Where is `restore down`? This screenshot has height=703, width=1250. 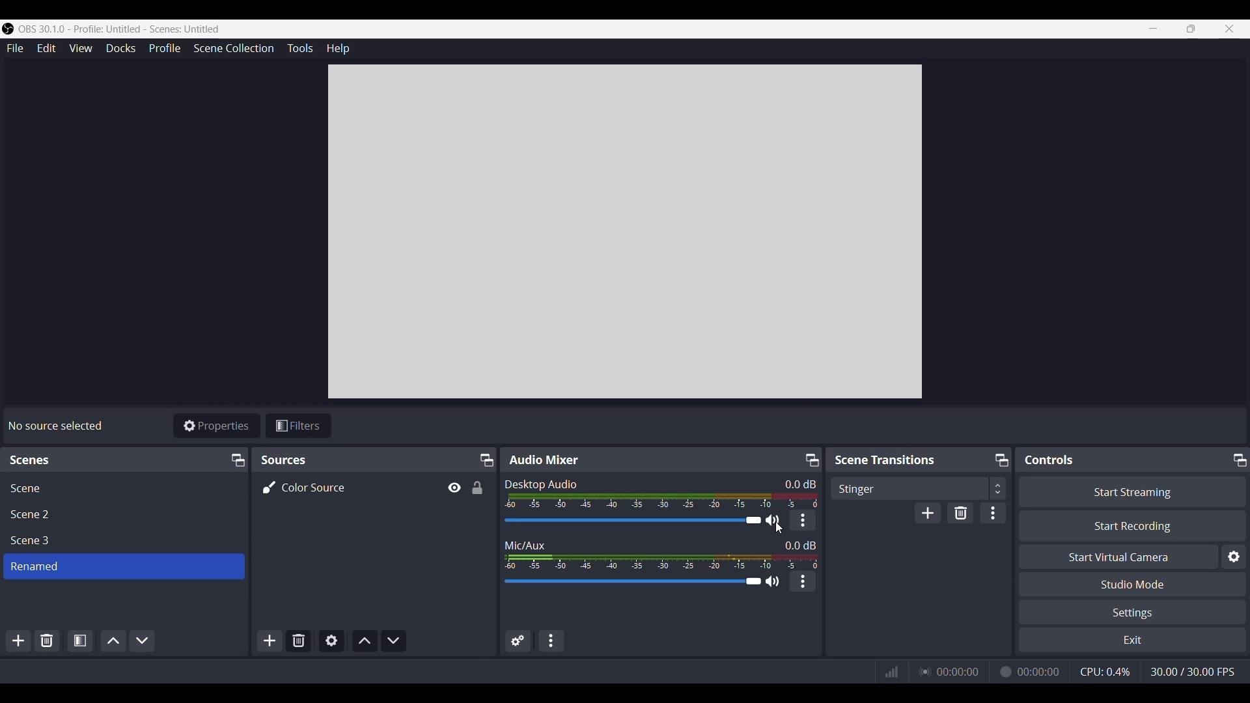
restore down is located at coordinates (1191, 29).